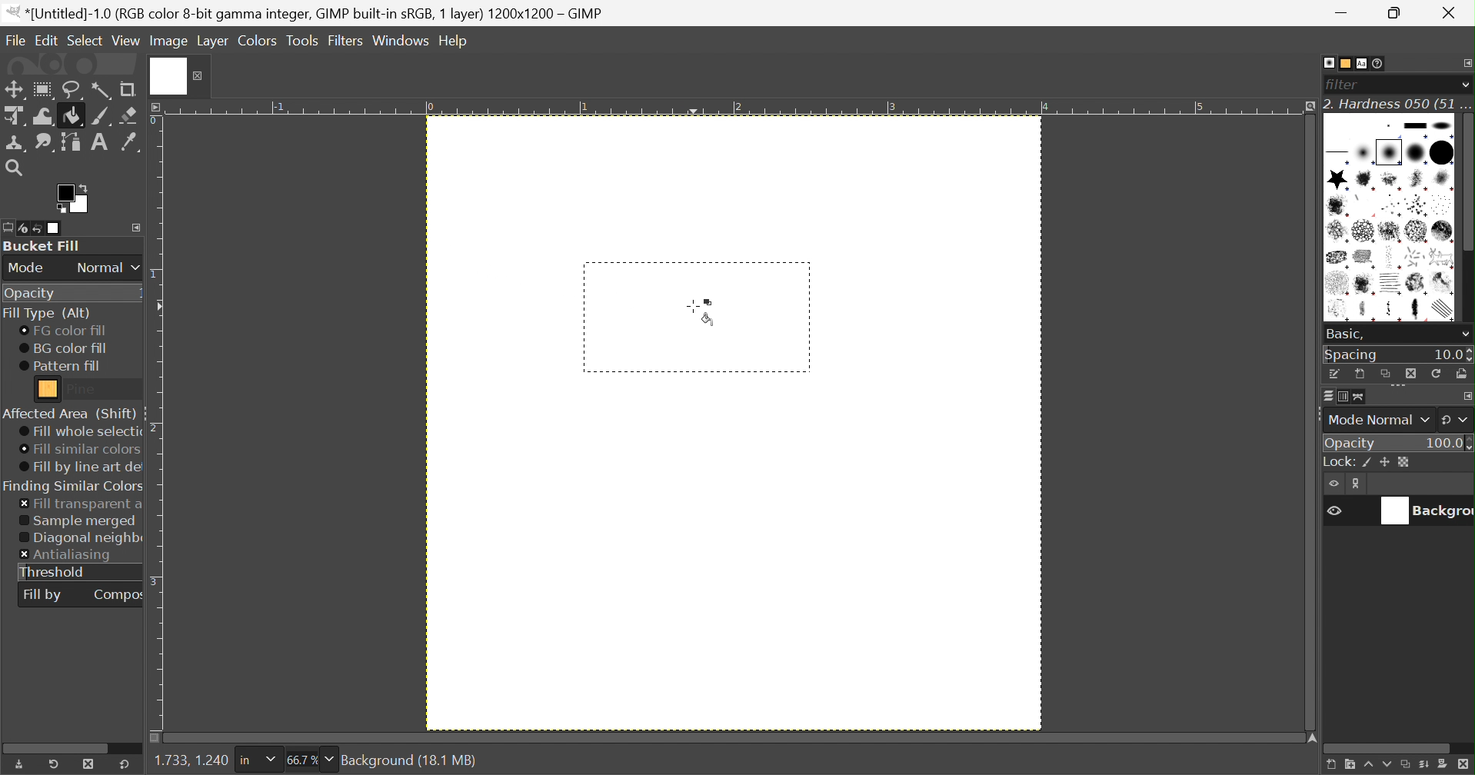  Describe the element at coordinates (14, 37) in the screenshot. I see `File` at that location.